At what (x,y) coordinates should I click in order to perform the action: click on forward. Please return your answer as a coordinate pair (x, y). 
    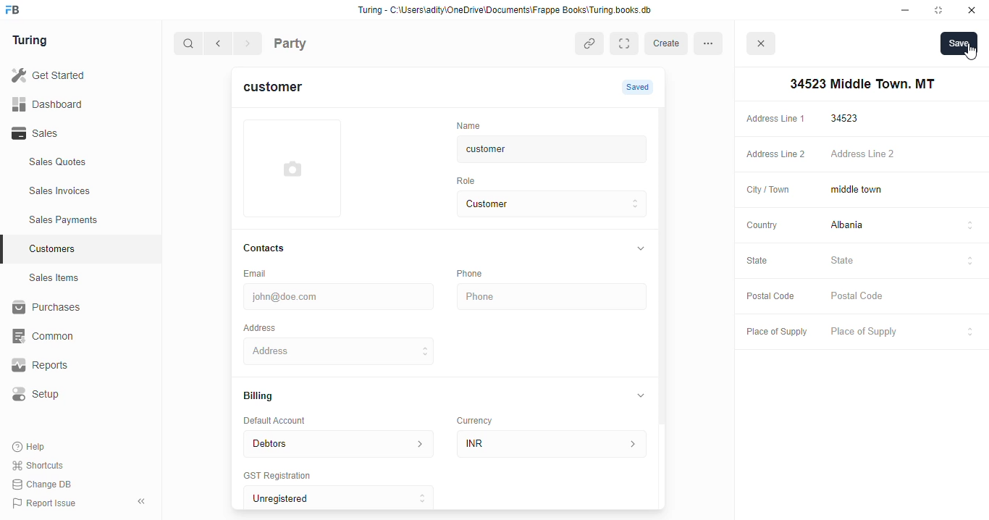
    Looking at the image, I should click on (249, 45).